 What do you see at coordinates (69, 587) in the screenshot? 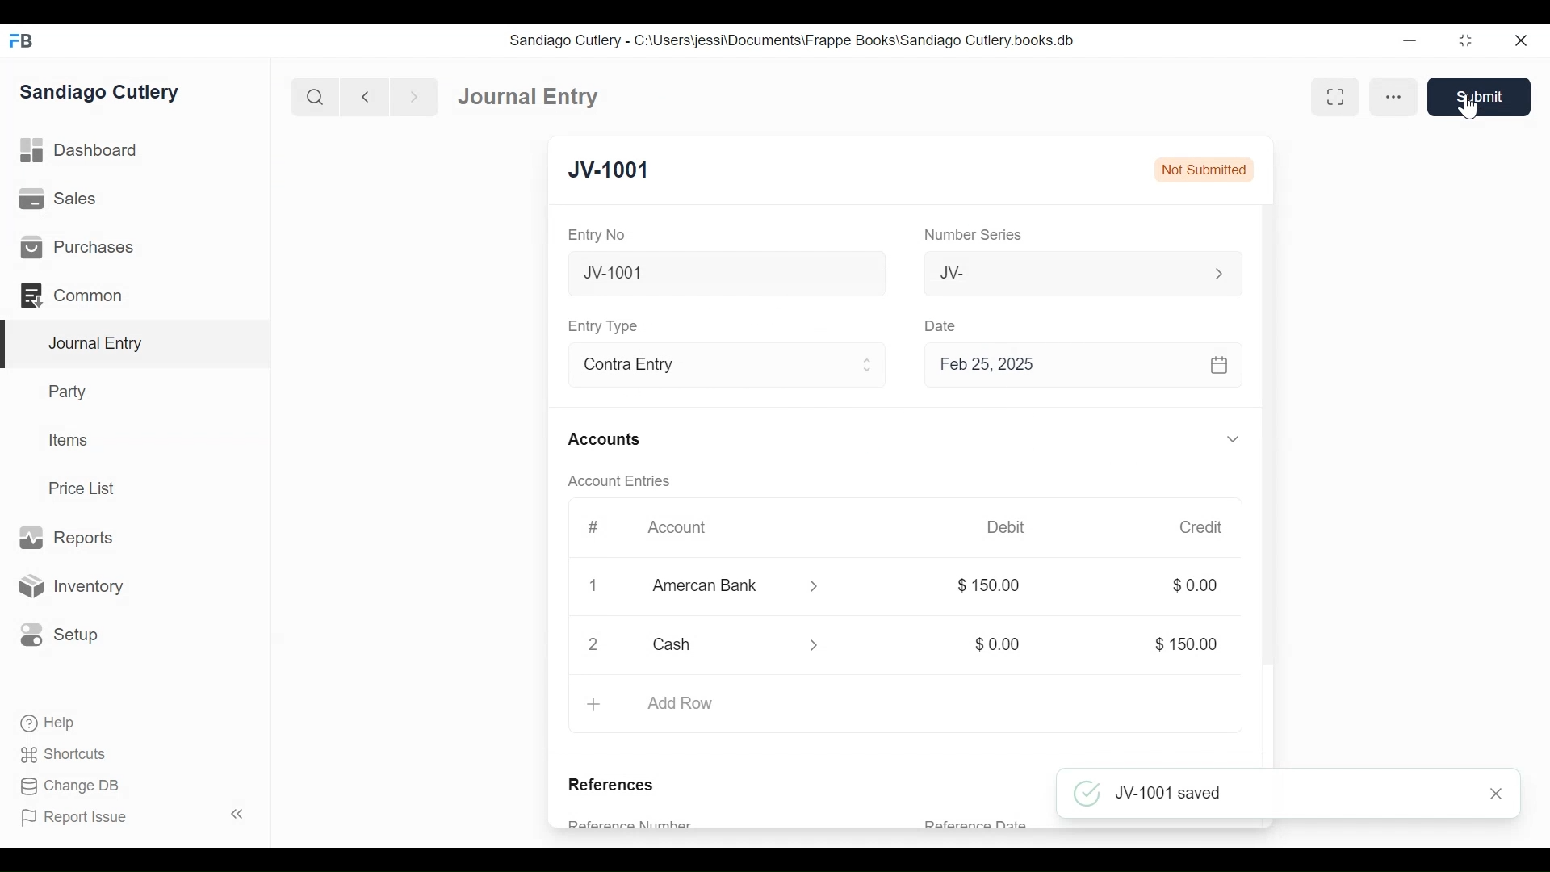
I see `Inventory` at bounding box center [69, 587].